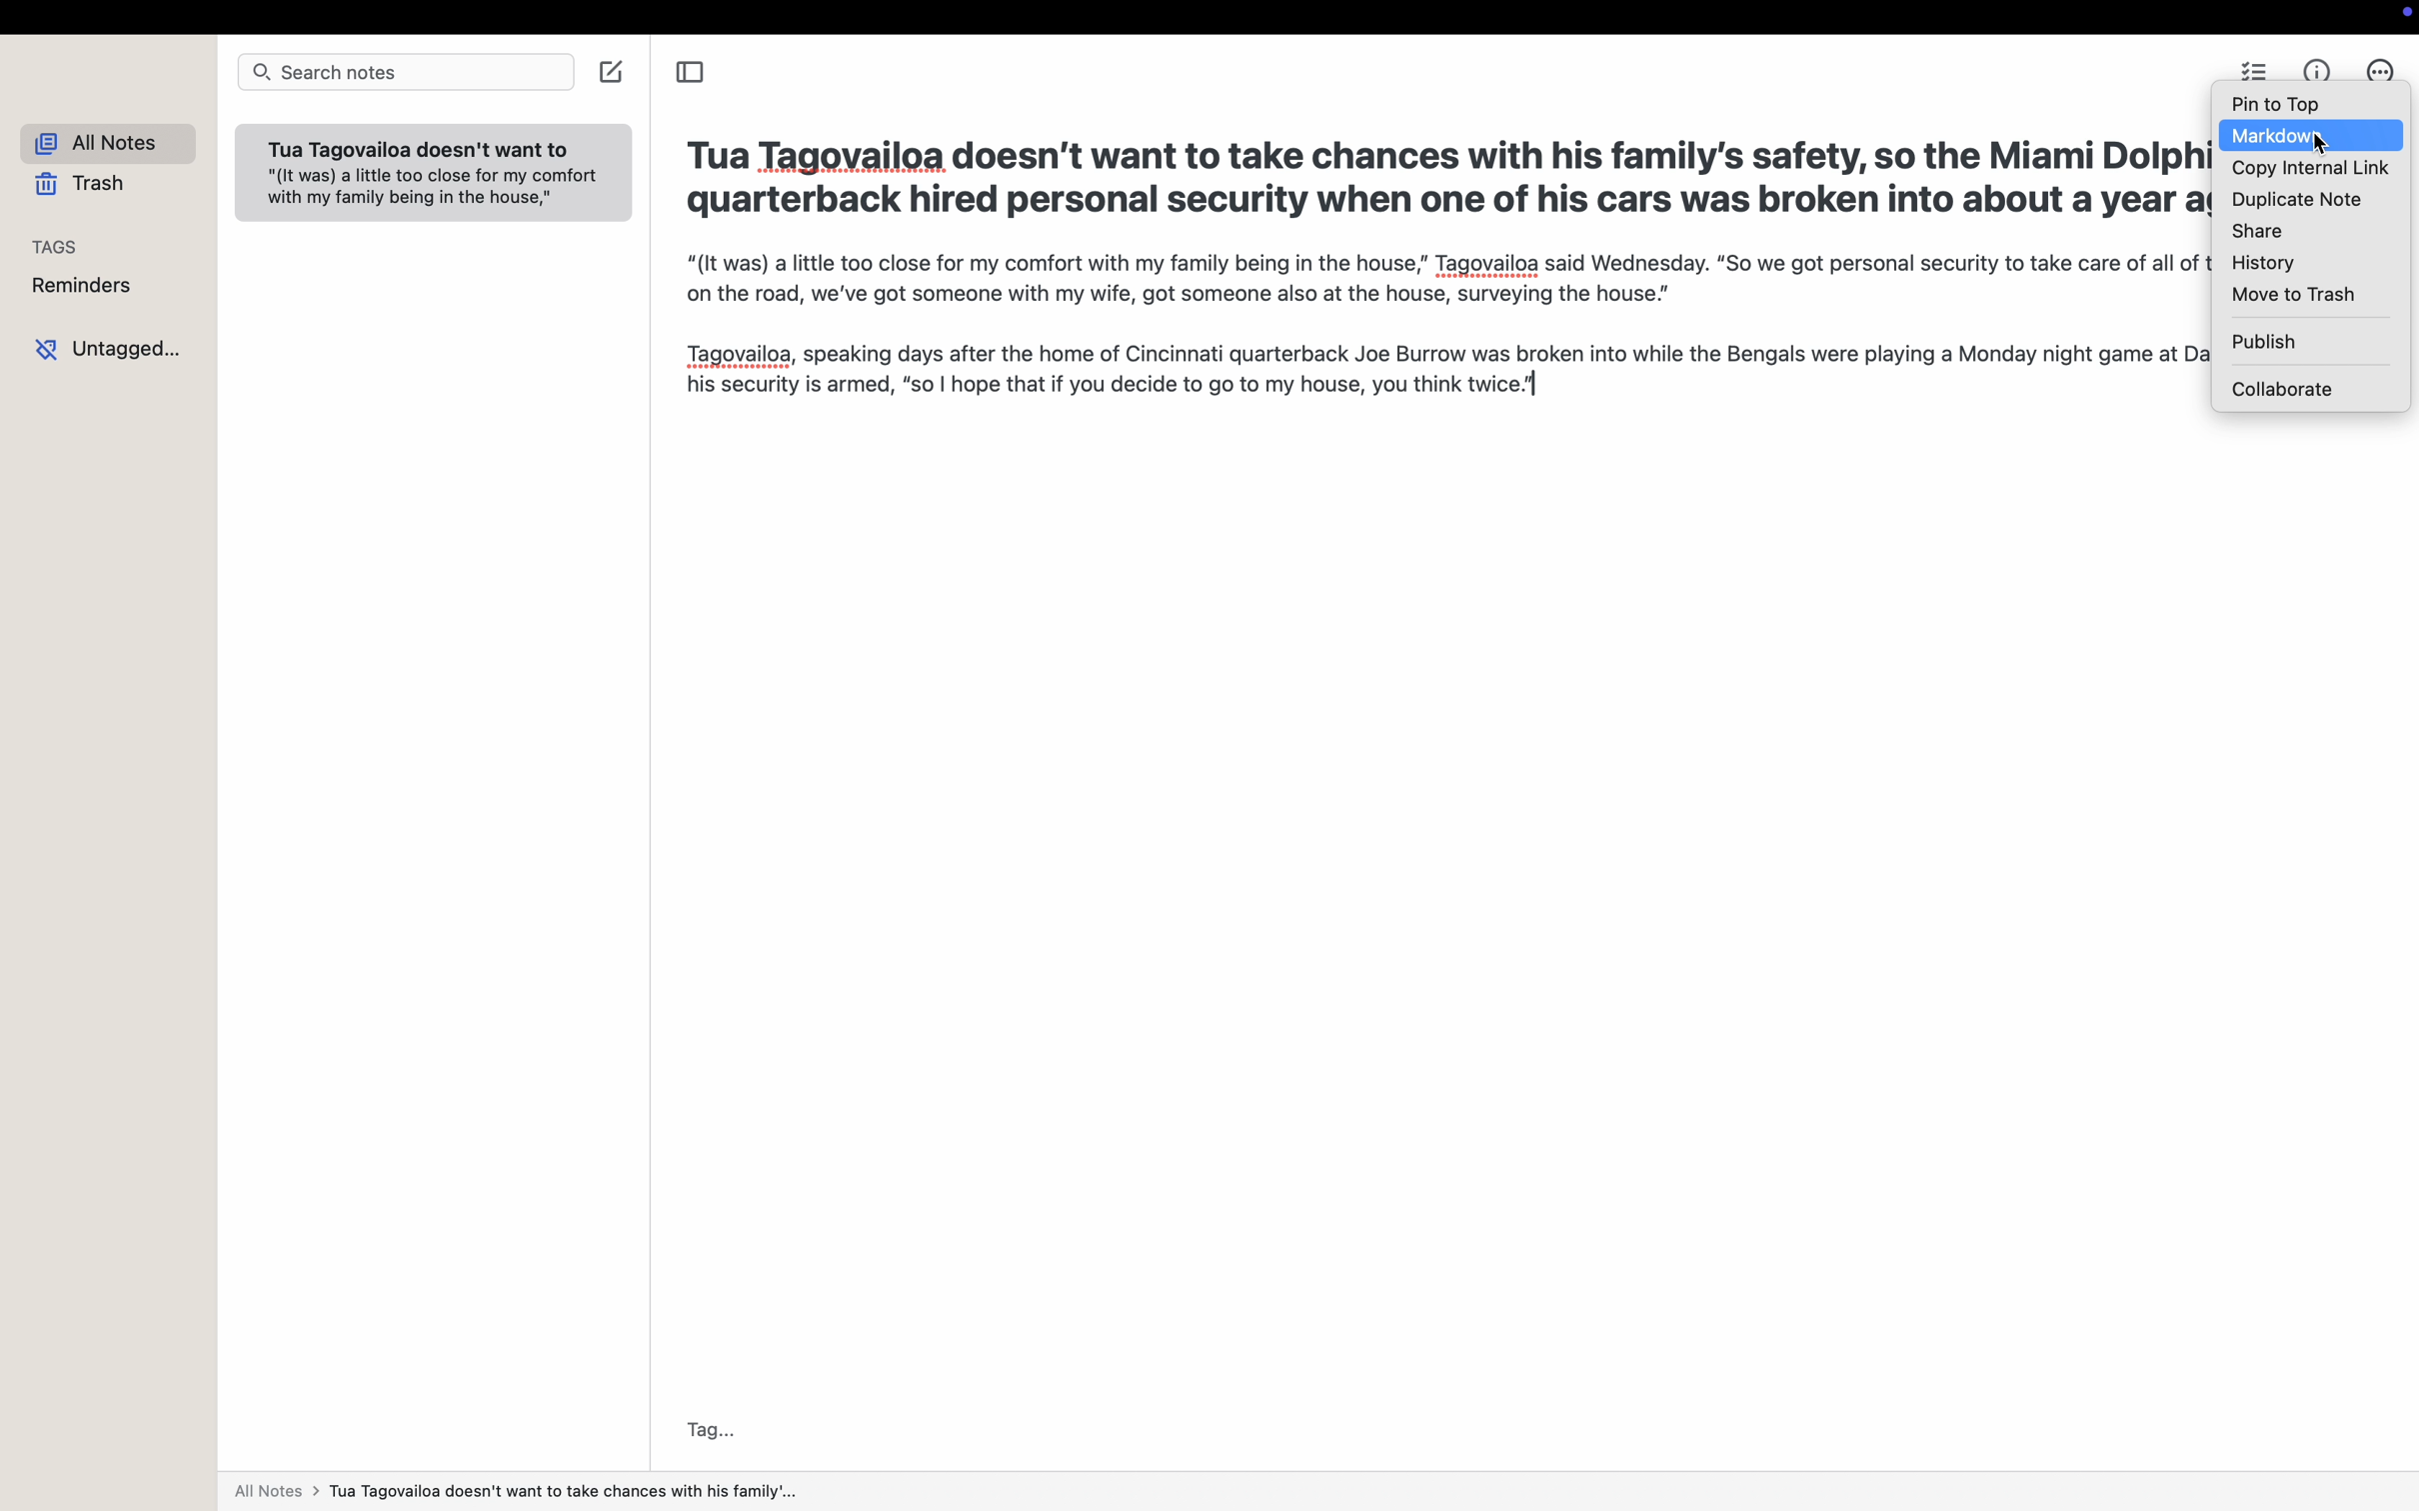  I want to click on publish, so click(2263, 342).